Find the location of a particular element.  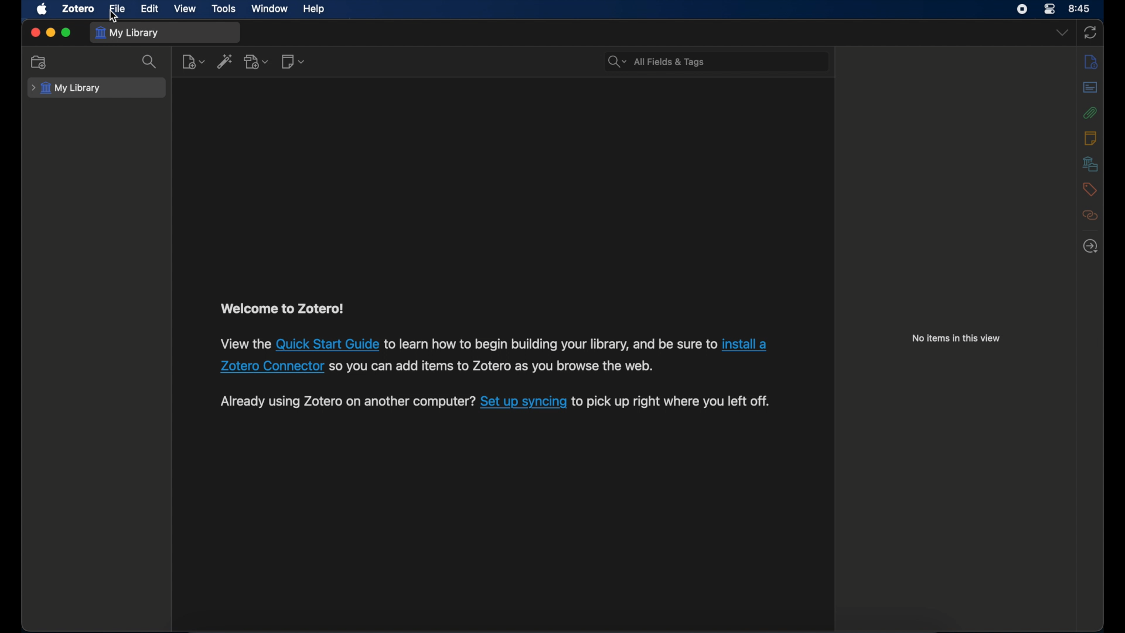

sync is located at coordinates (1091, 33).